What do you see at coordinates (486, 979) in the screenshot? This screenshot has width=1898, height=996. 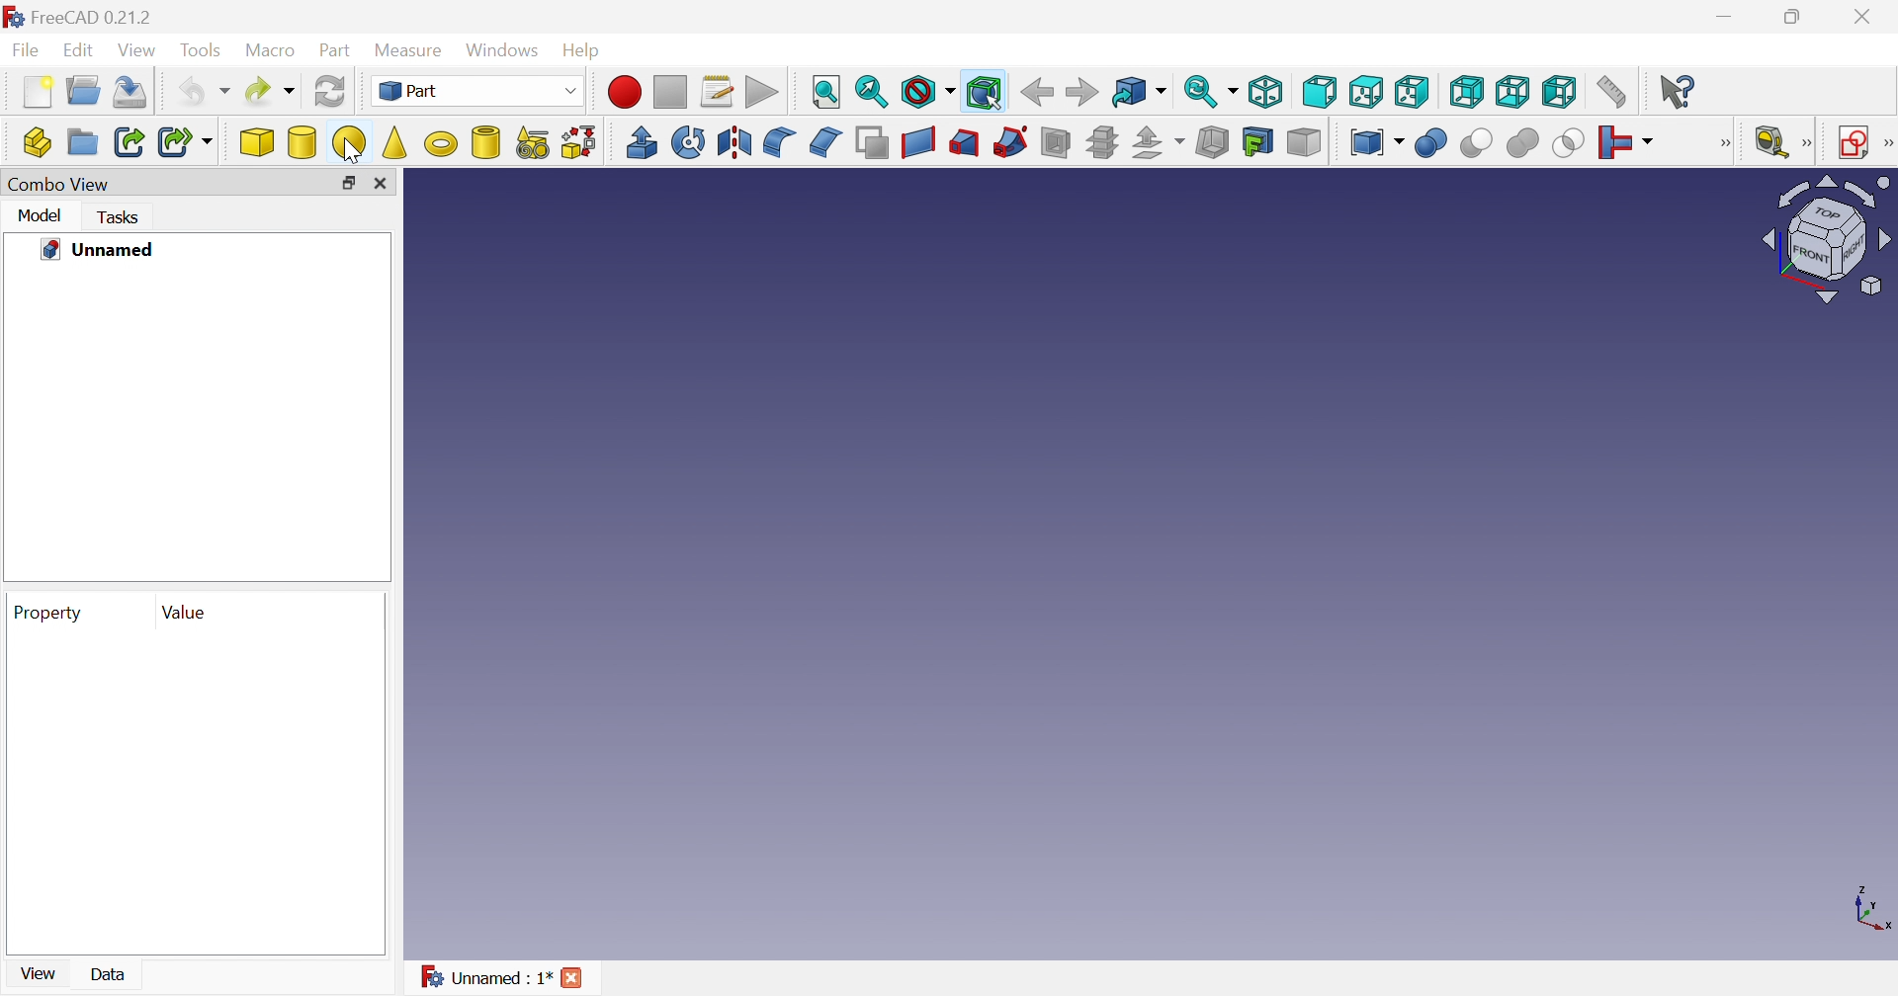 I see `Unnamed: 1` at bounding box center [486, 979].